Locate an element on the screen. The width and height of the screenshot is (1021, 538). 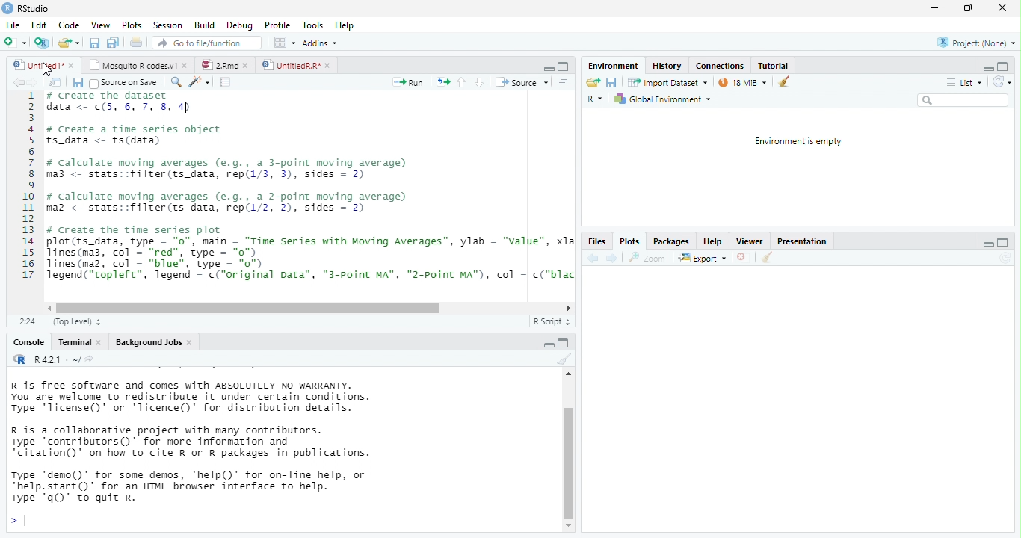
Code is located at coordinates (70, 25).